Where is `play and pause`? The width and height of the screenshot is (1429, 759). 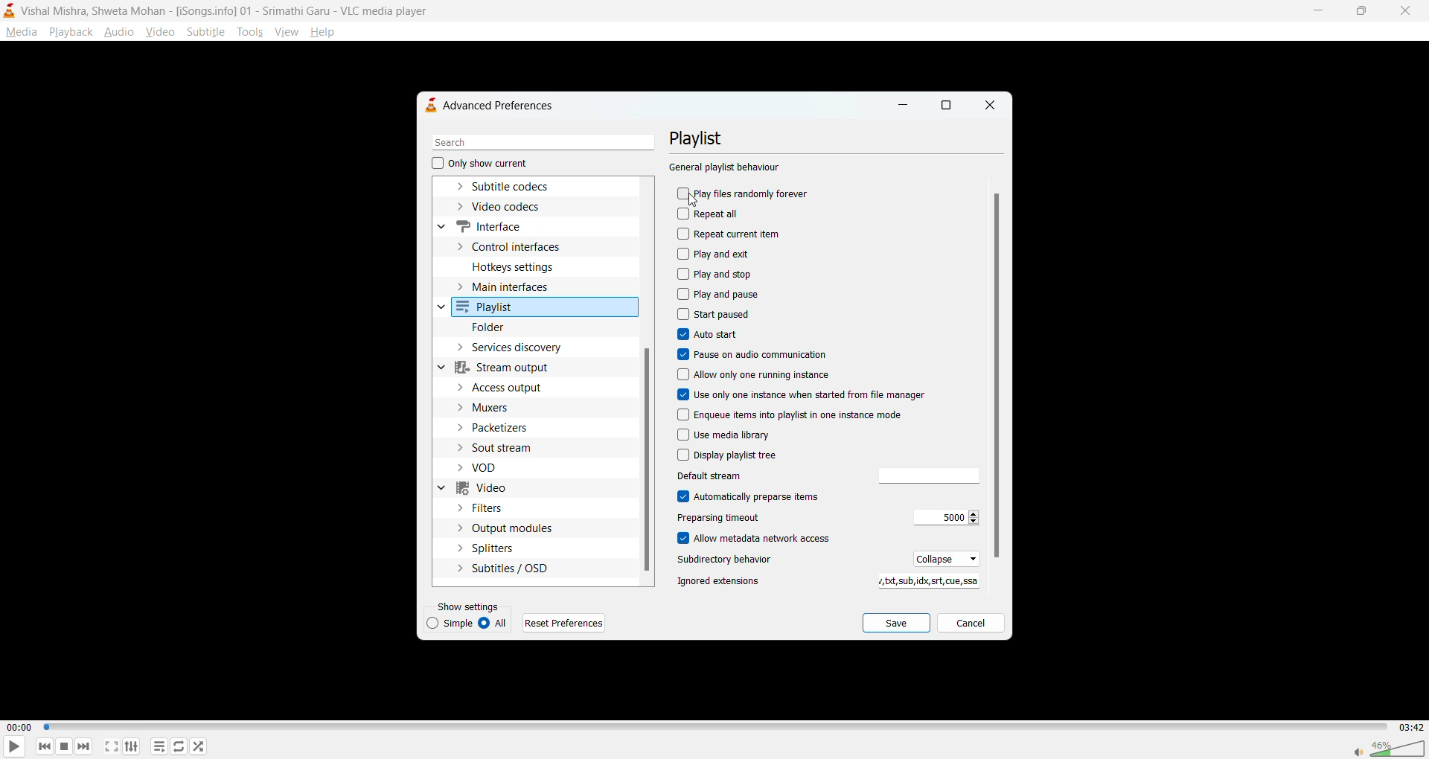 play and pause is located at coordinates (720, 293).